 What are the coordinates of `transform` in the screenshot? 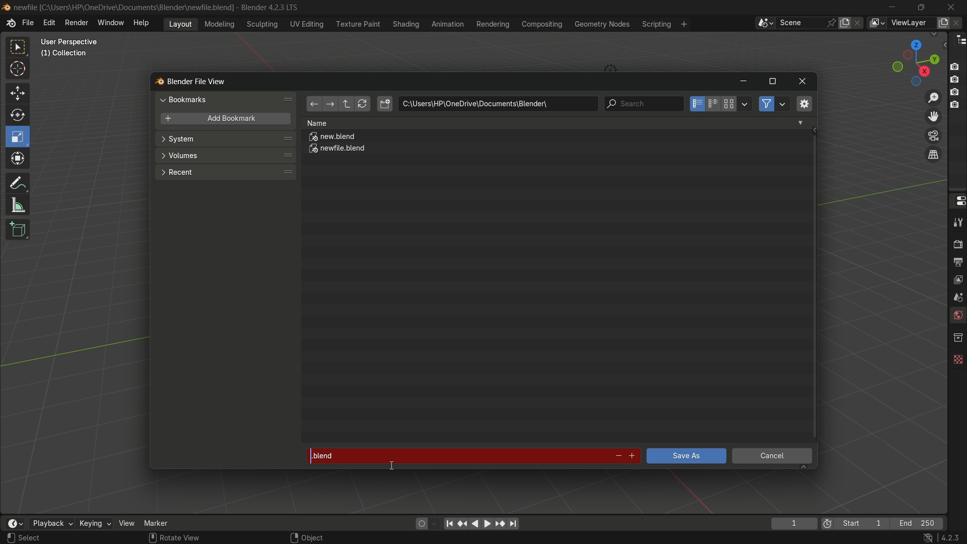 It's located at (19, 160).